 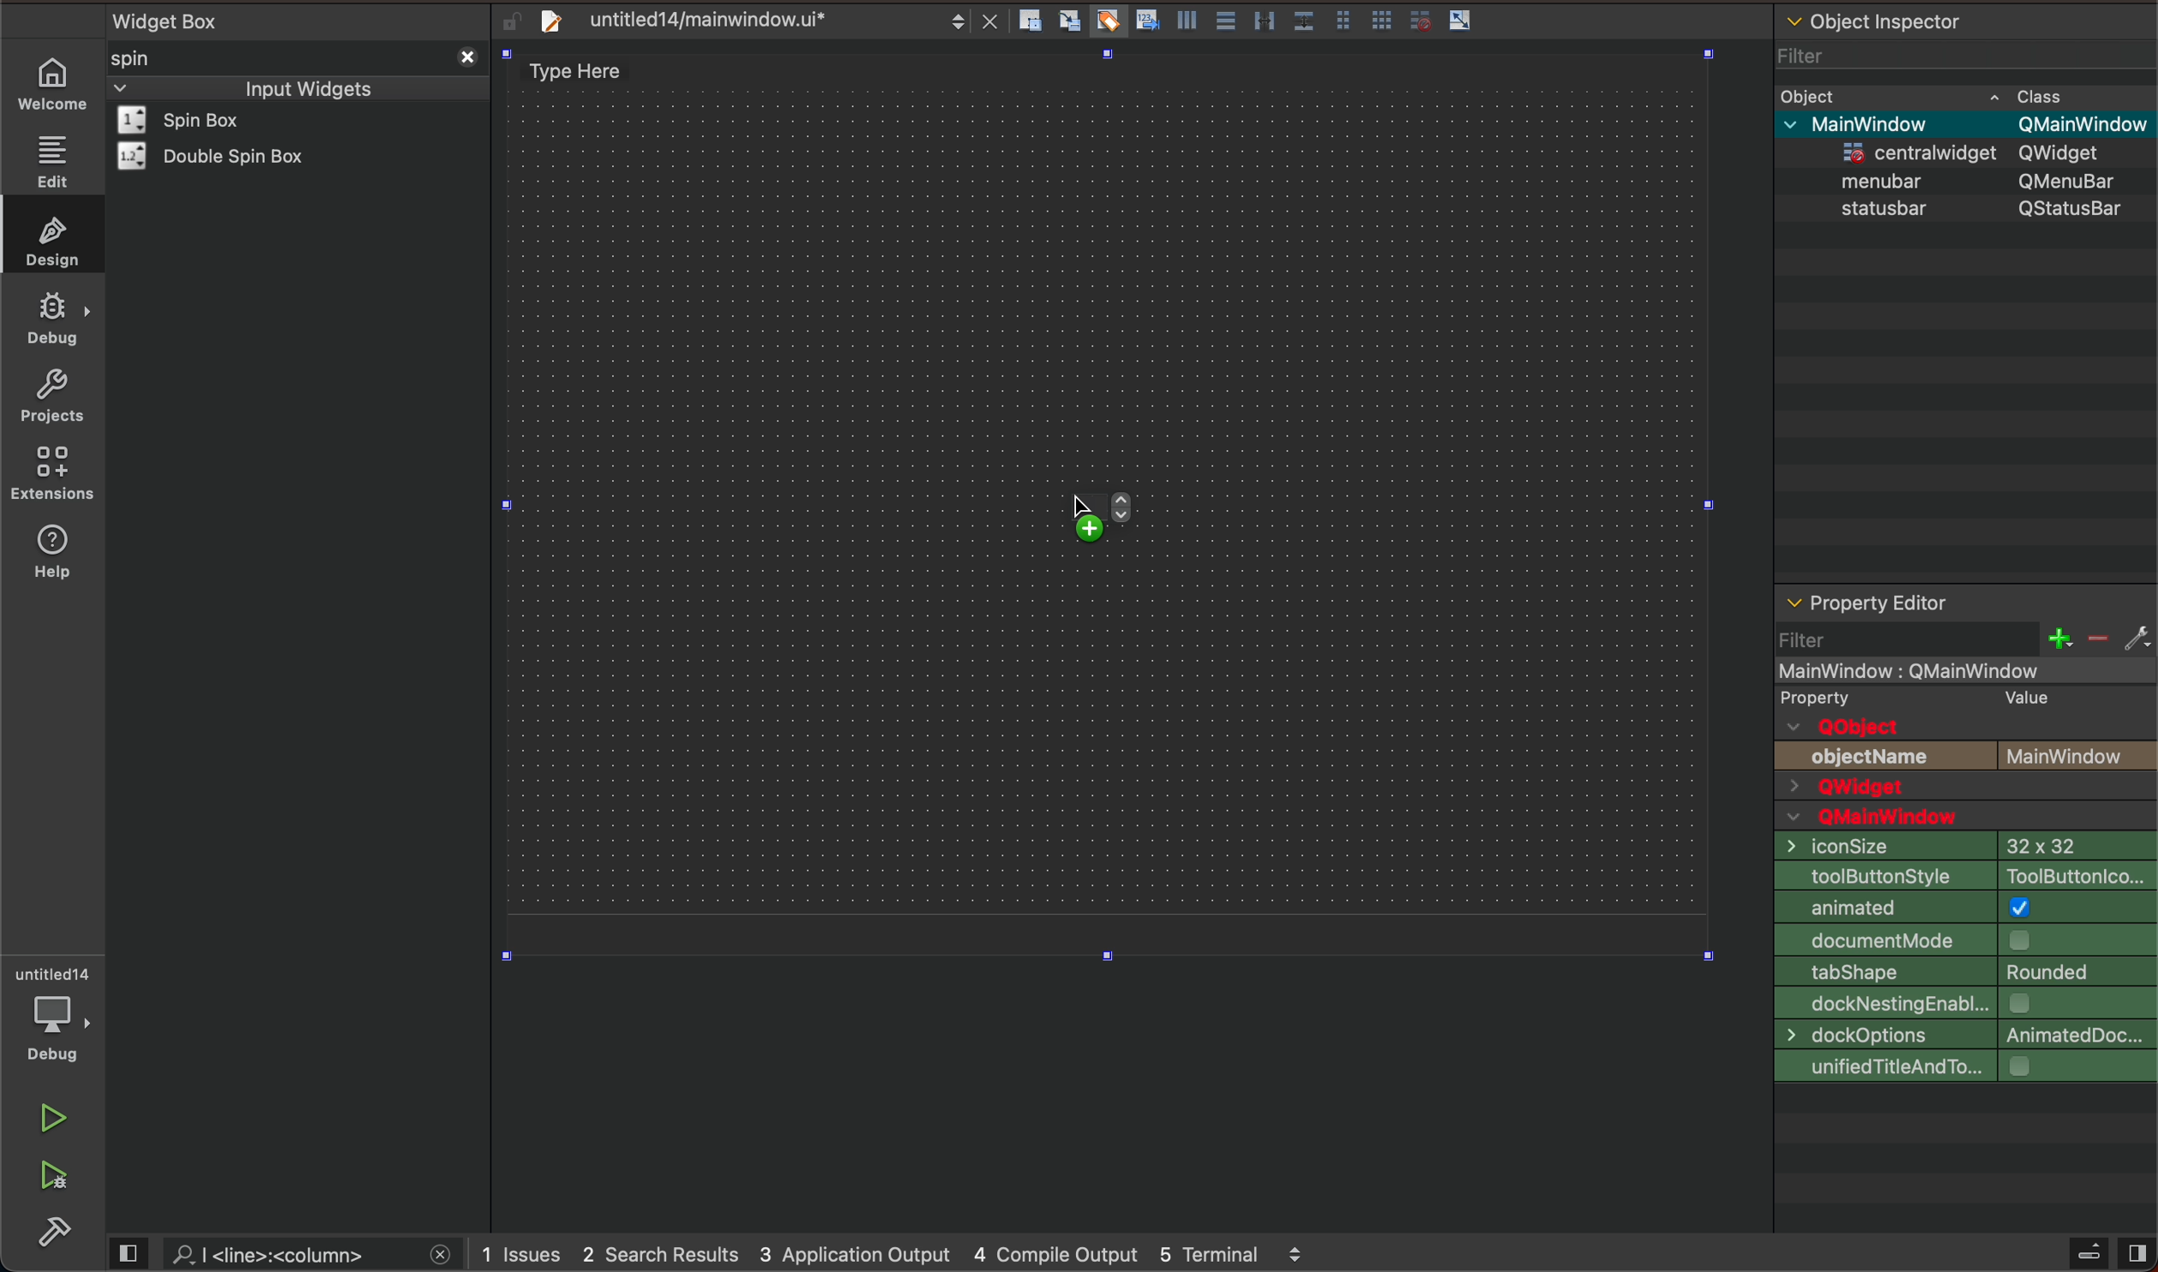 I want to click on text, so click(x=1874, y=757).